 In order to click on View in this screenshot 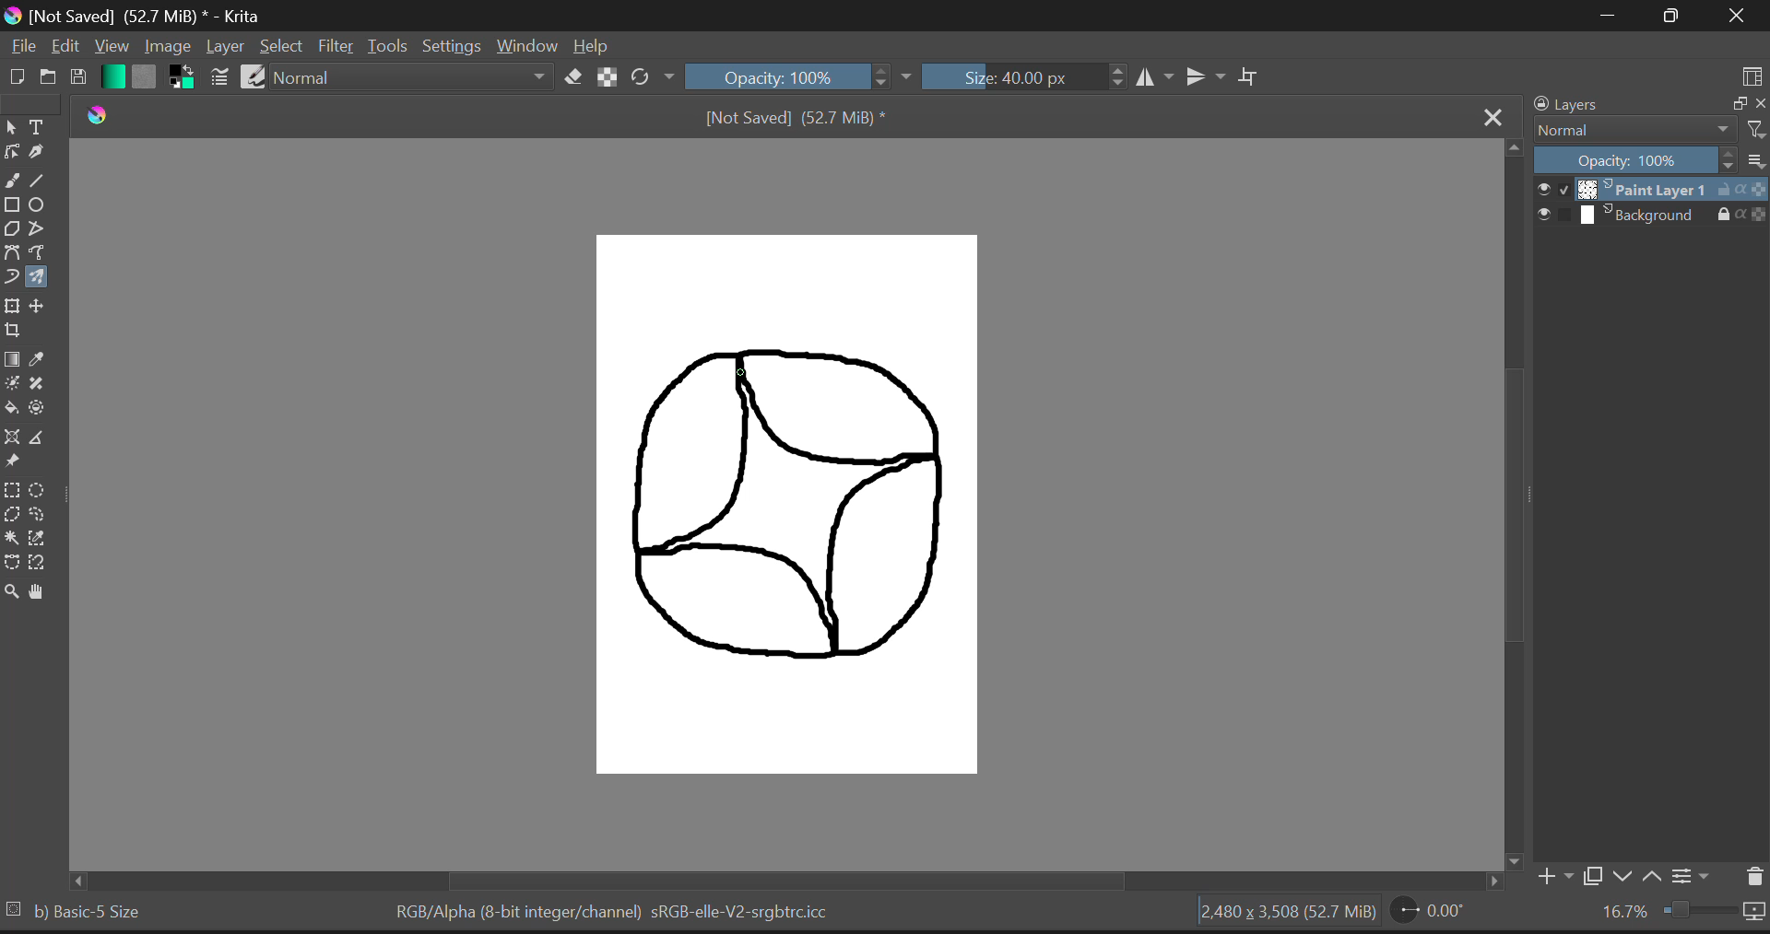, I will do `click(111, 46)`.